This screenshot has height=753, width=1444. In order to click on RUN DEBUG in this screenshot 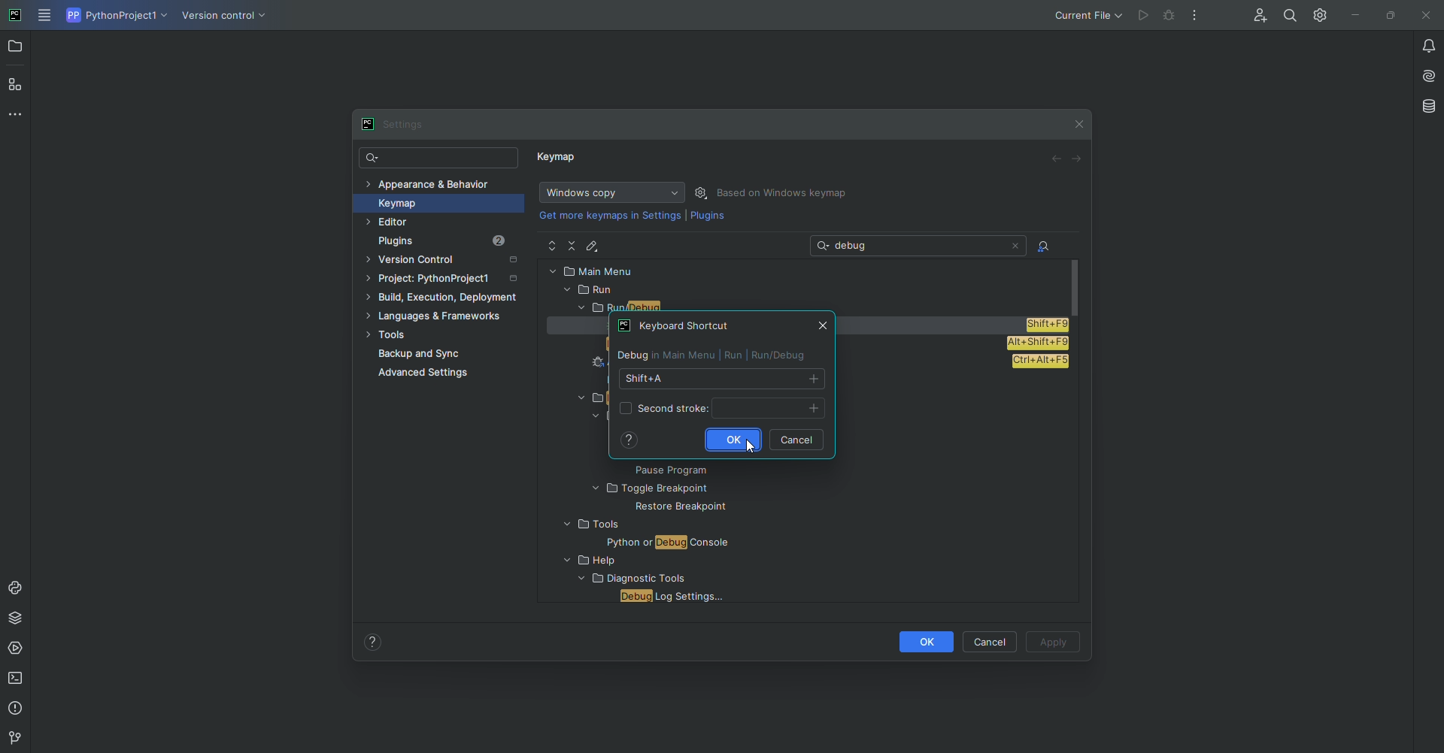, I will do `click(815, 304)`.